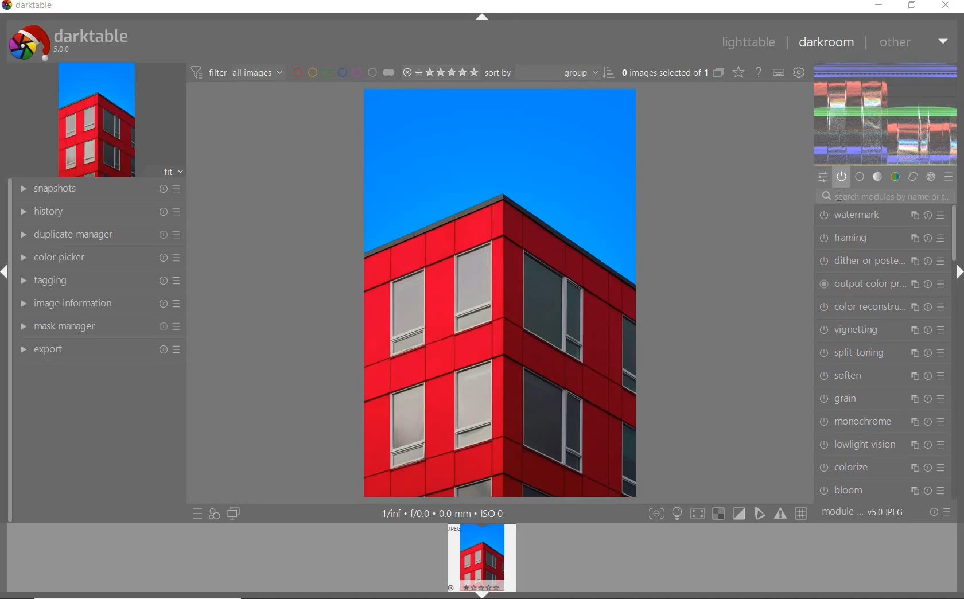 The width and height of the screenshot is (964, 599). I want to click on snapshots, so click(98, 190).